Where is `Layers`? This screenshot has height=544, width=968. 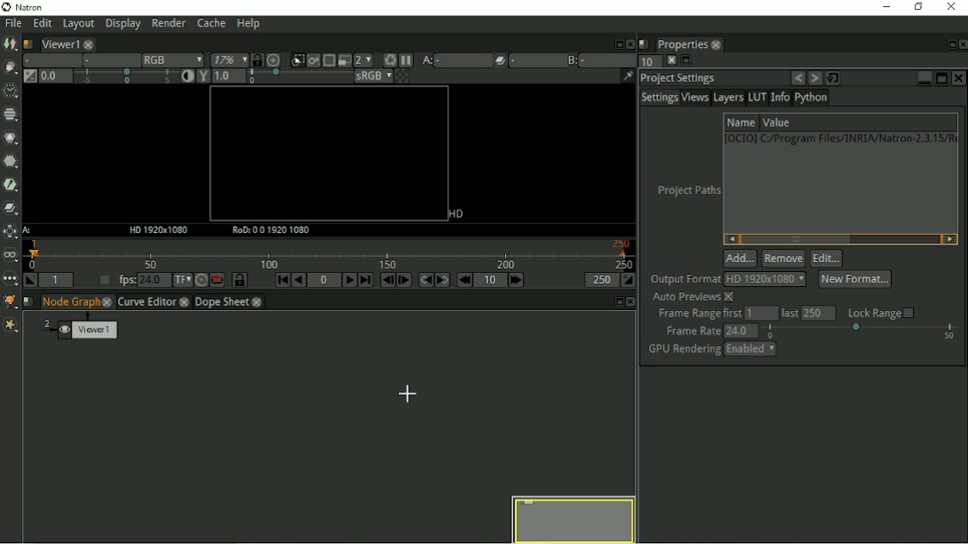 Layers is located at coordinates (728, 98).